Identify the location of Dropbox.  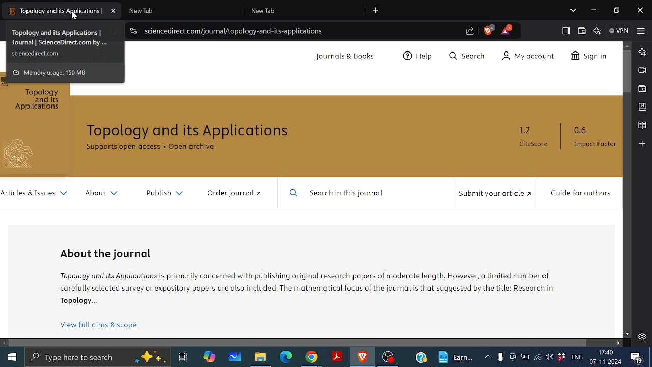
(561, 357).